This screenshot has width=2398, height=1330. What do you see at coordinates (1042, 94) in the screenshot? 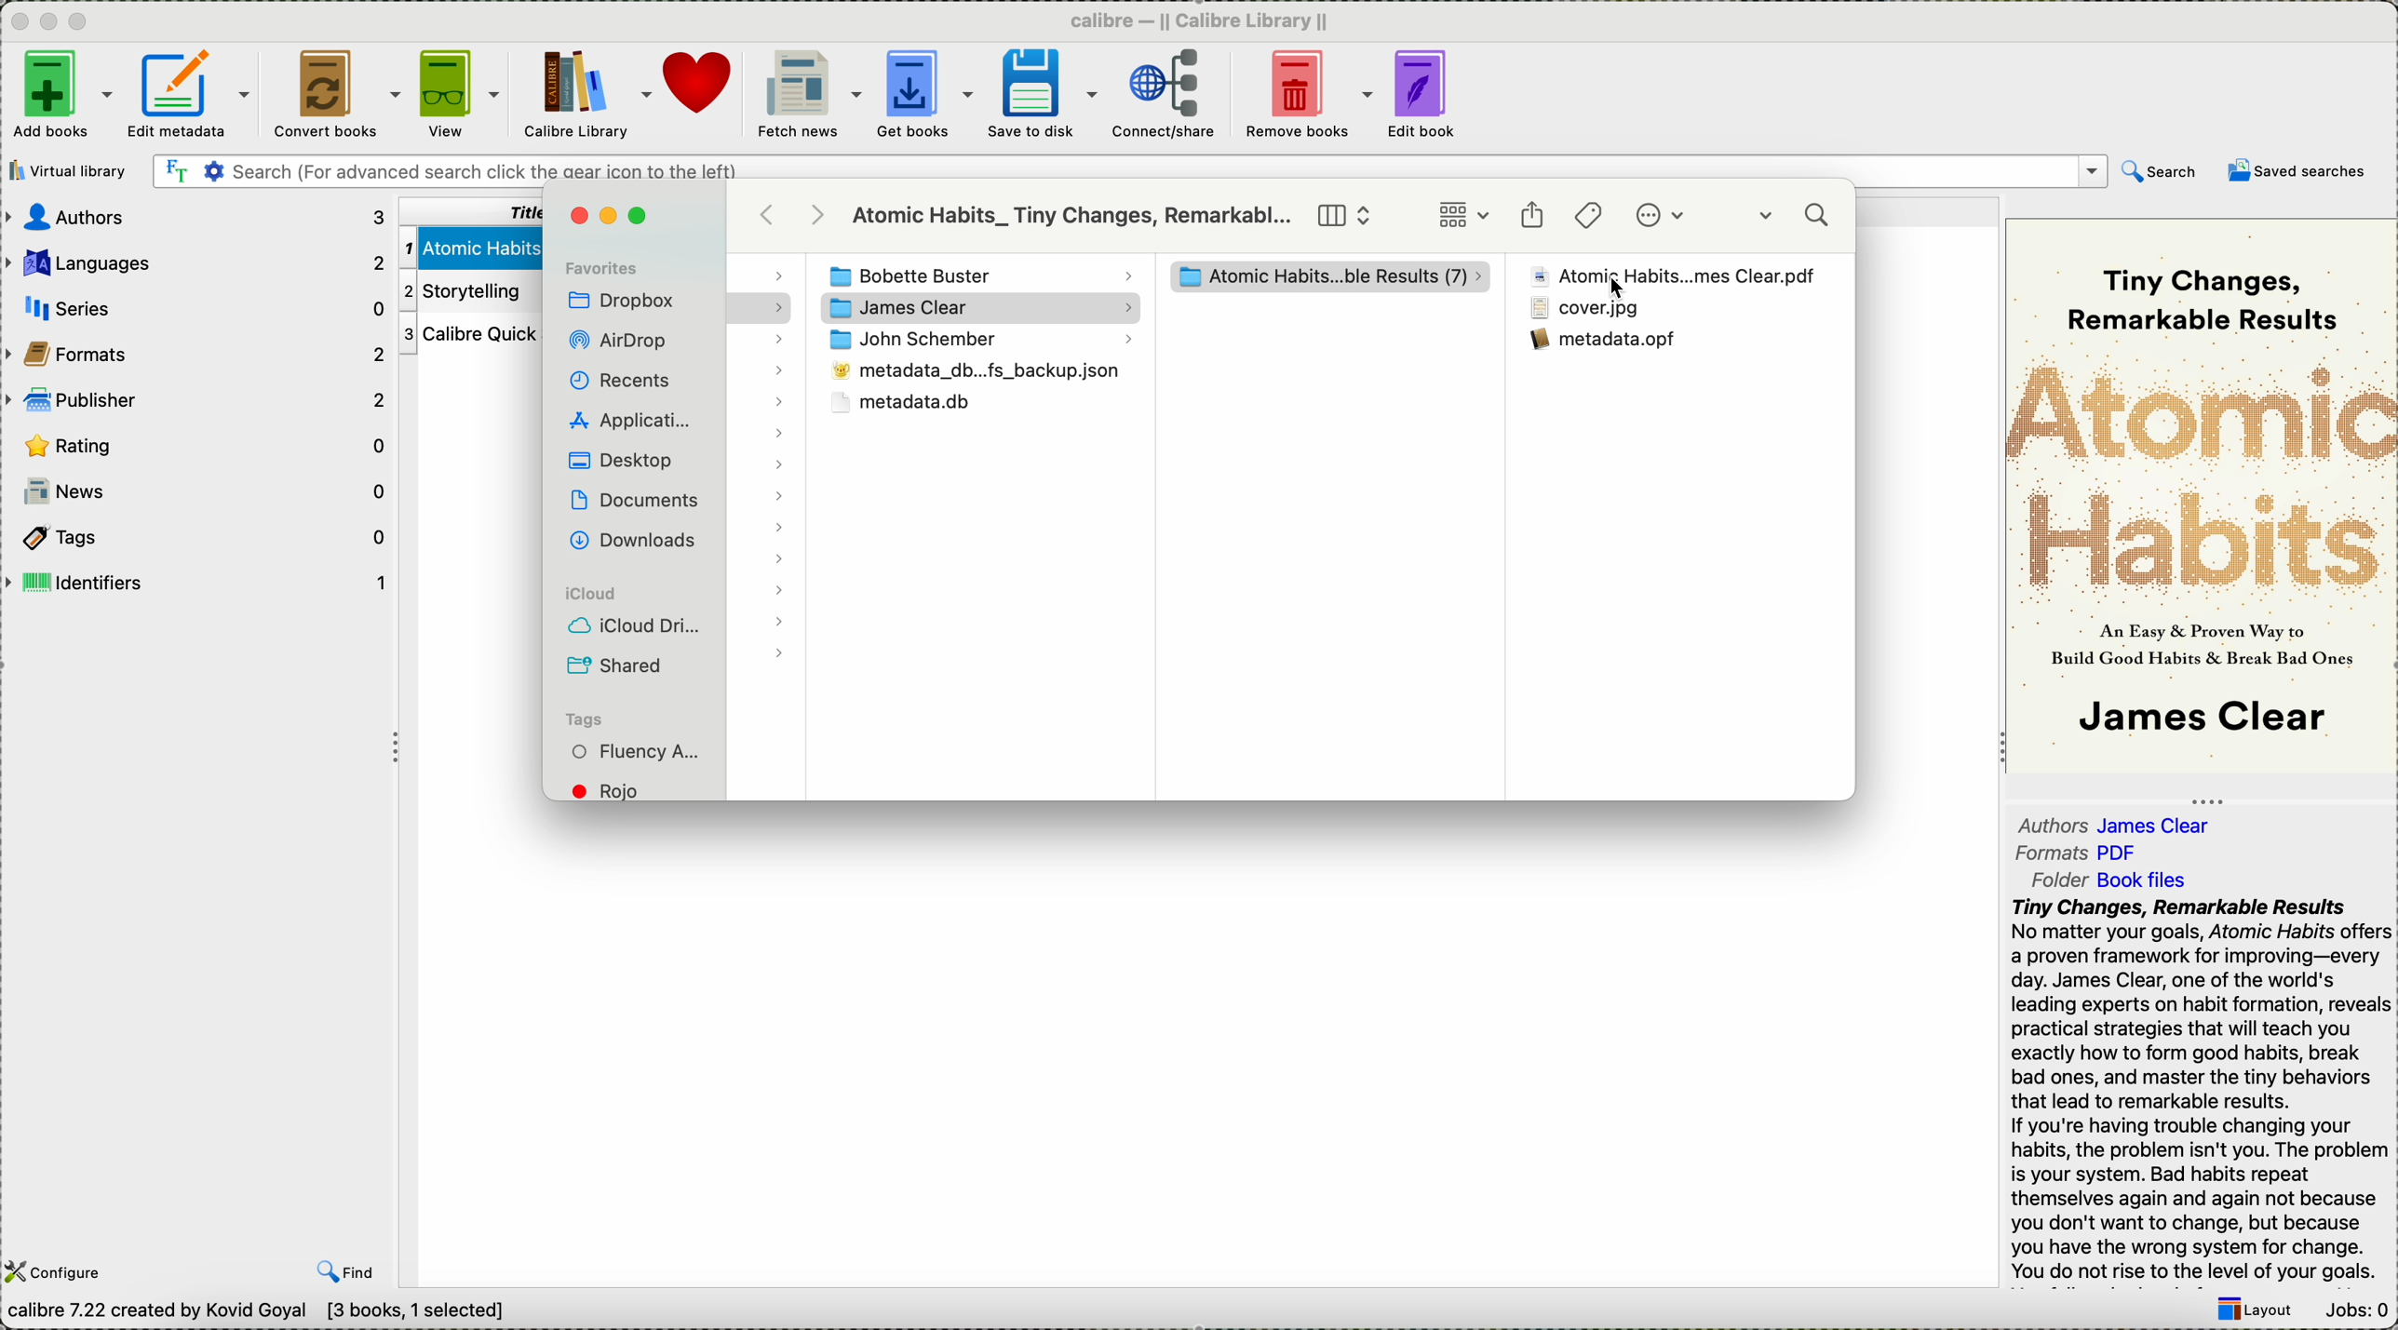
I see `save to disk` at bounding box center [1042, 94].